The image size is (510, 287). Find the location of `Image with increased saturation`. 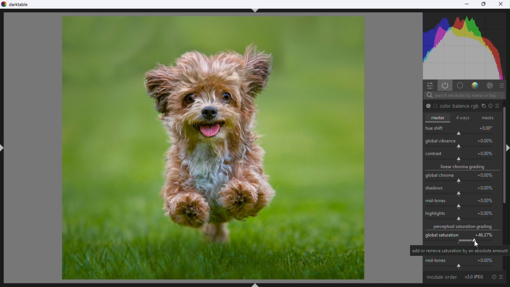

Image with increased saturation is located at coordinates (212, 148).